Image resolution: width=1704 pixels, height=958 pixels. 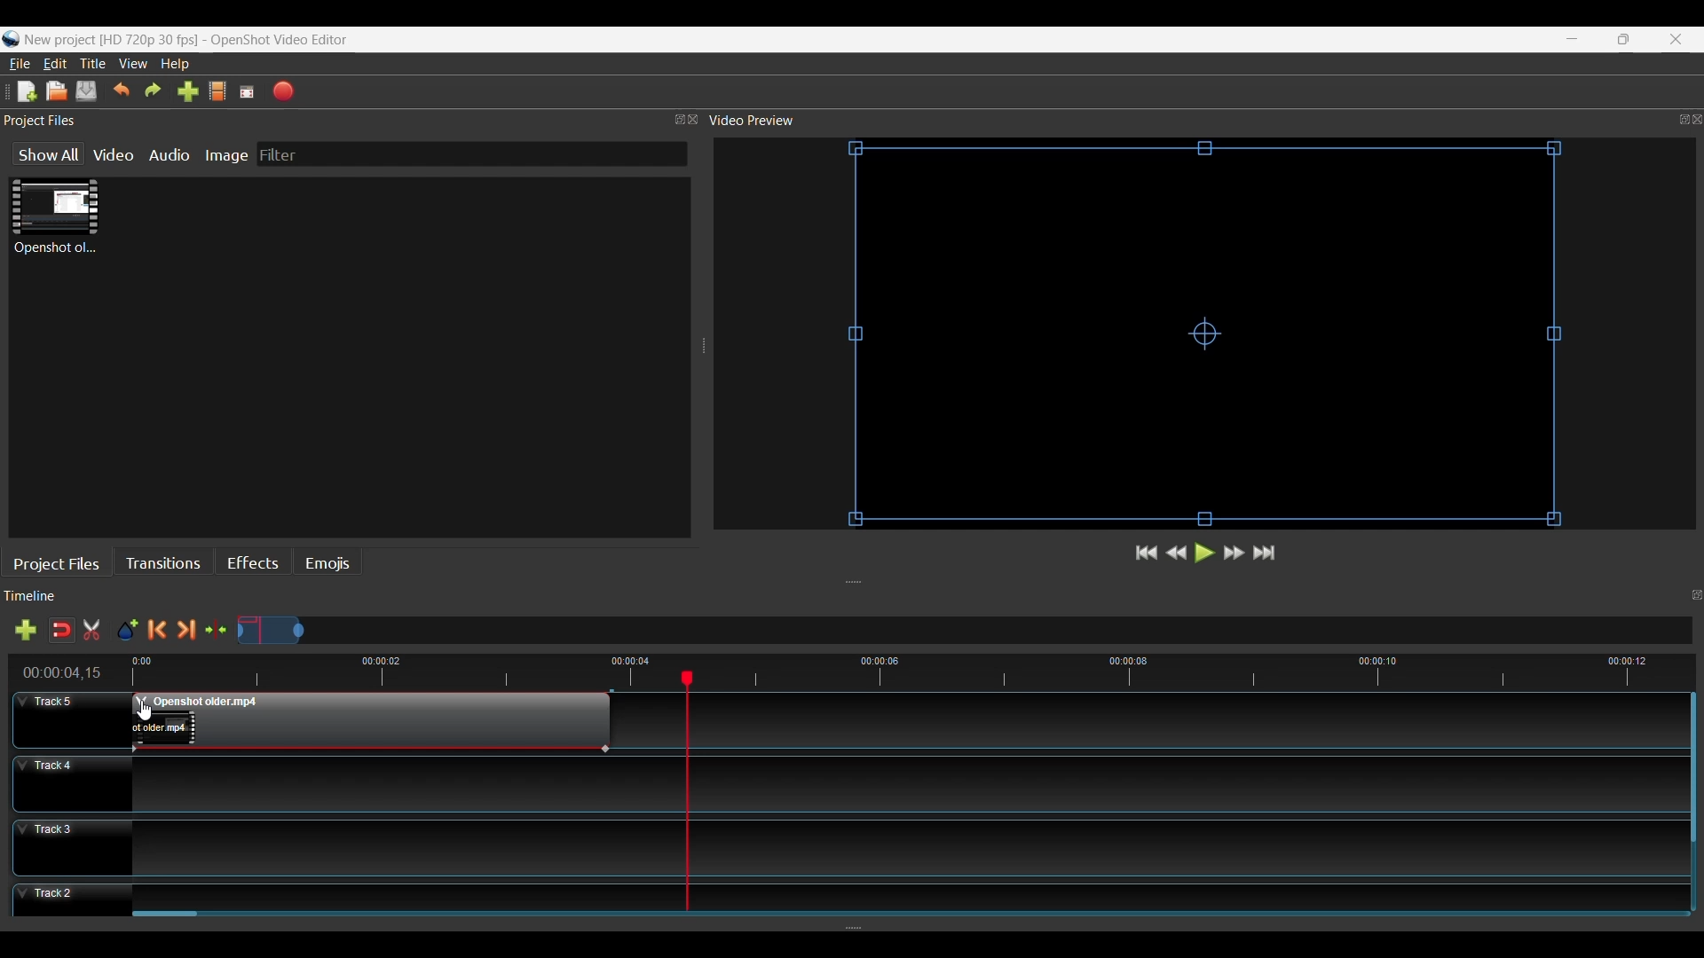 What do you see at coordinates (1266, 554) in the screenshot?
I see `Jump to End` at bounding box center [1266, 554].